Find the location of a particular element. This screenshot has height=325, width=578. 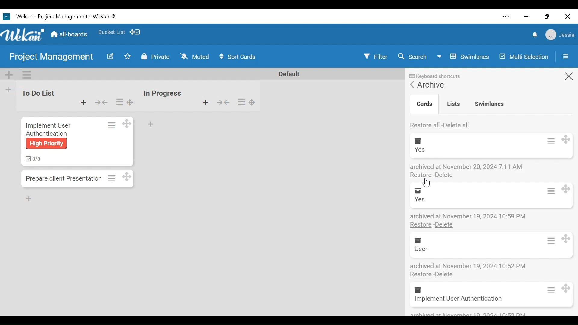

Add list is located at coordinates (8, 90).